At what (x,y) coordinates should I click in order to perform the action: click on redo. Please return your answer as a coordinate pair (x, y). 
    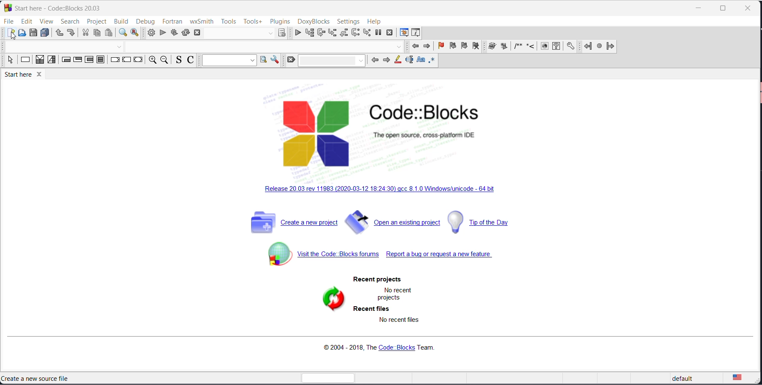
    Looking at the image, I should click on (72, 33).